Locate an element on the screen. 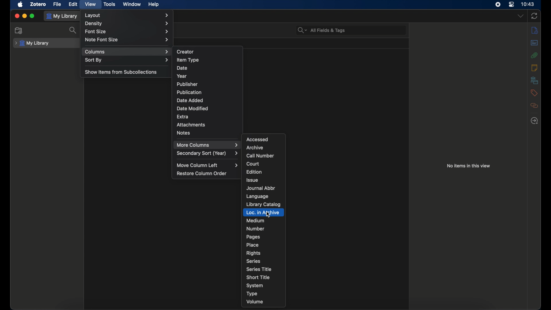 This screenshot has width=551, height=310. issue is located at coordinates (252, 180).